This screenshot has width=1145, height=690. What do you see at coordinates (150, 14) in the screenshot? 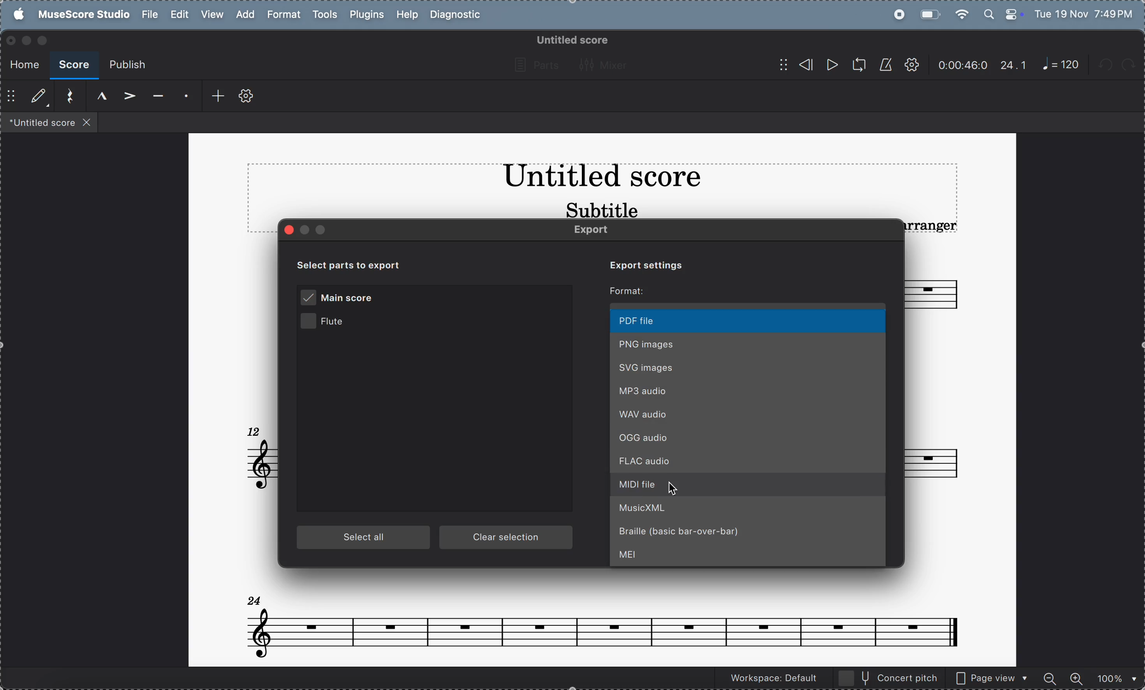
I see `file` at bounding box center [150, 14].